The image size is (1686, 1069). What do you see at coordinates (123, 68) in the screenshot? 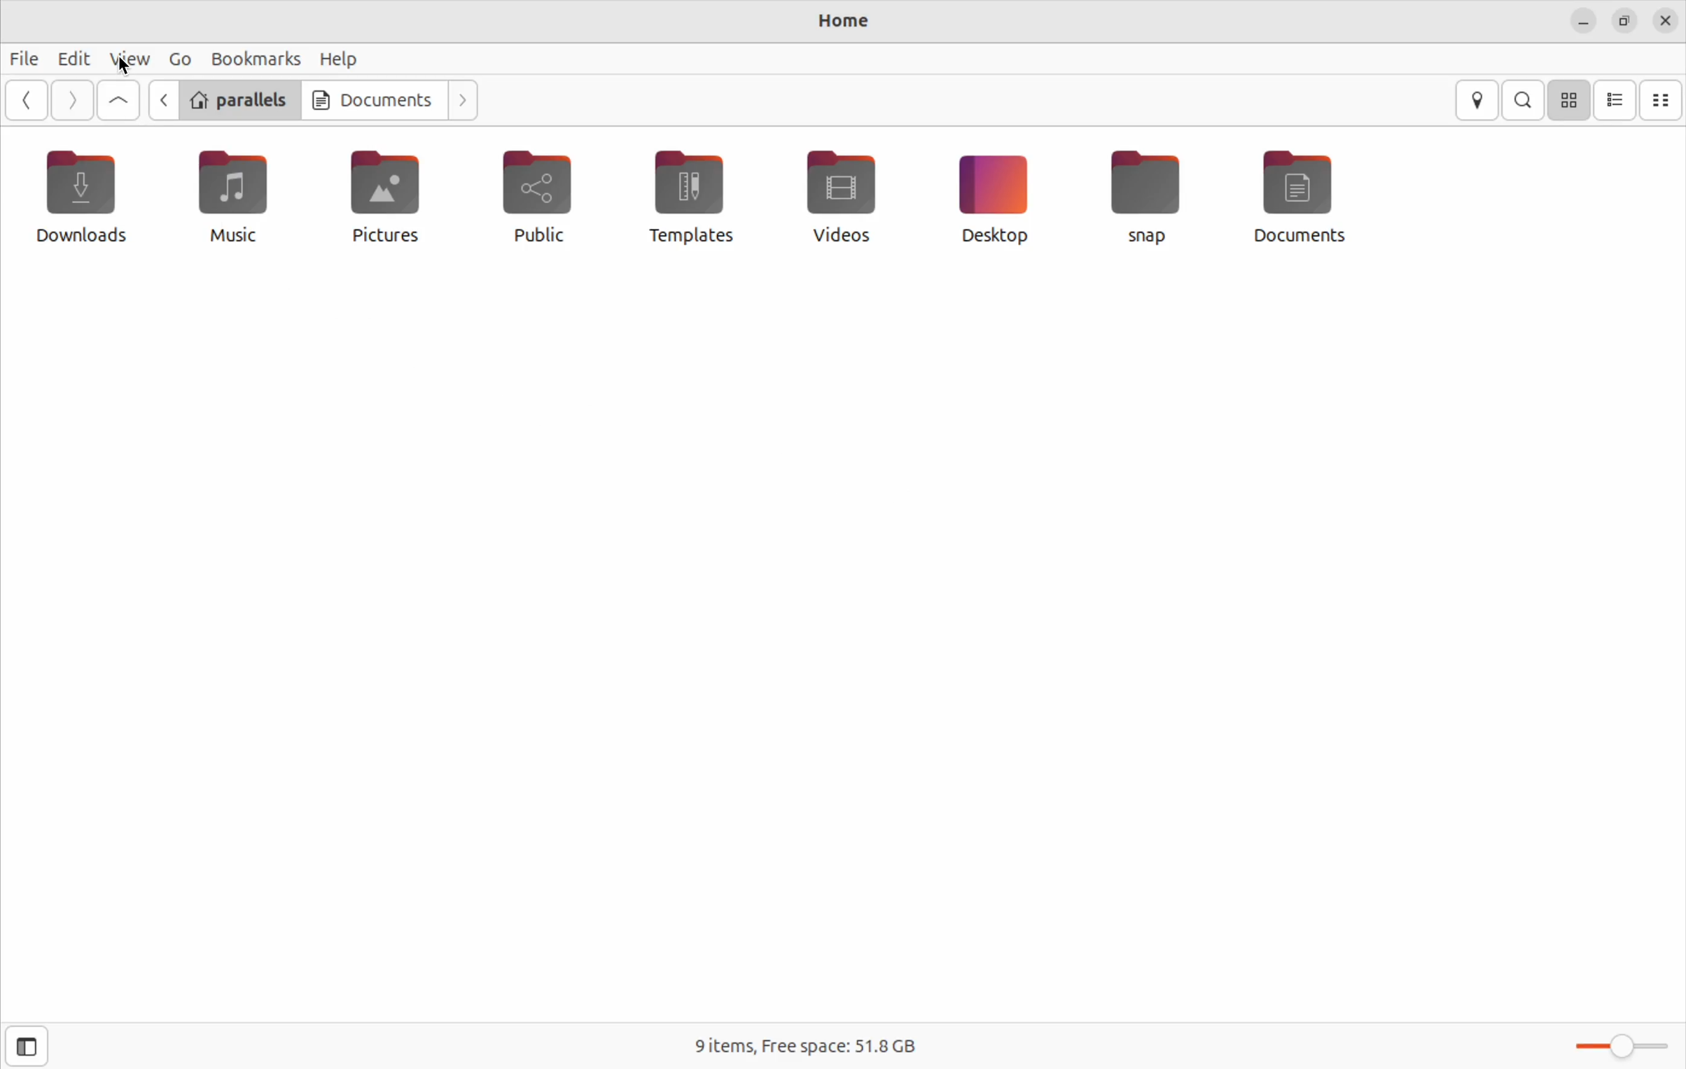
I see `cursor` at bounding box center [123, 68].